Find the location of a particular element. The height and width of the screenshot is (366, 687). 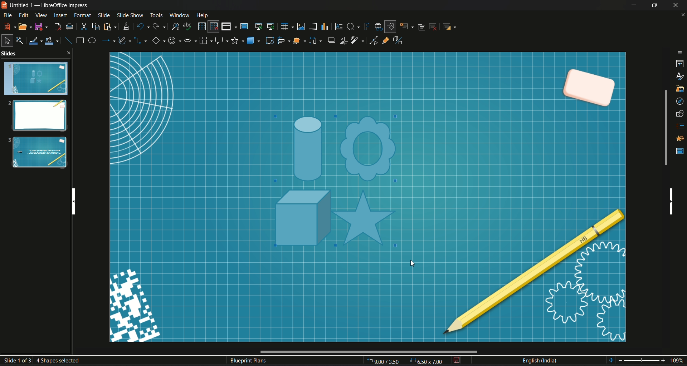

Horizontal Scroll is located at coordinates (367, 352).